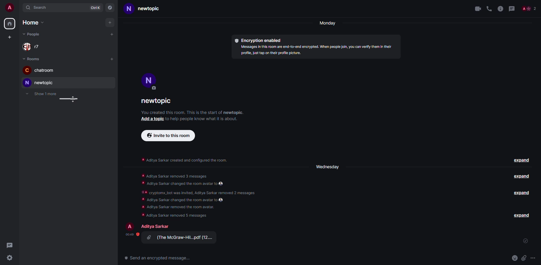 This screenshot has height=265, width=541. What do you see at coordinates (526, 242) in the screenshot?
I see `set` at bounding box center [526, 242].